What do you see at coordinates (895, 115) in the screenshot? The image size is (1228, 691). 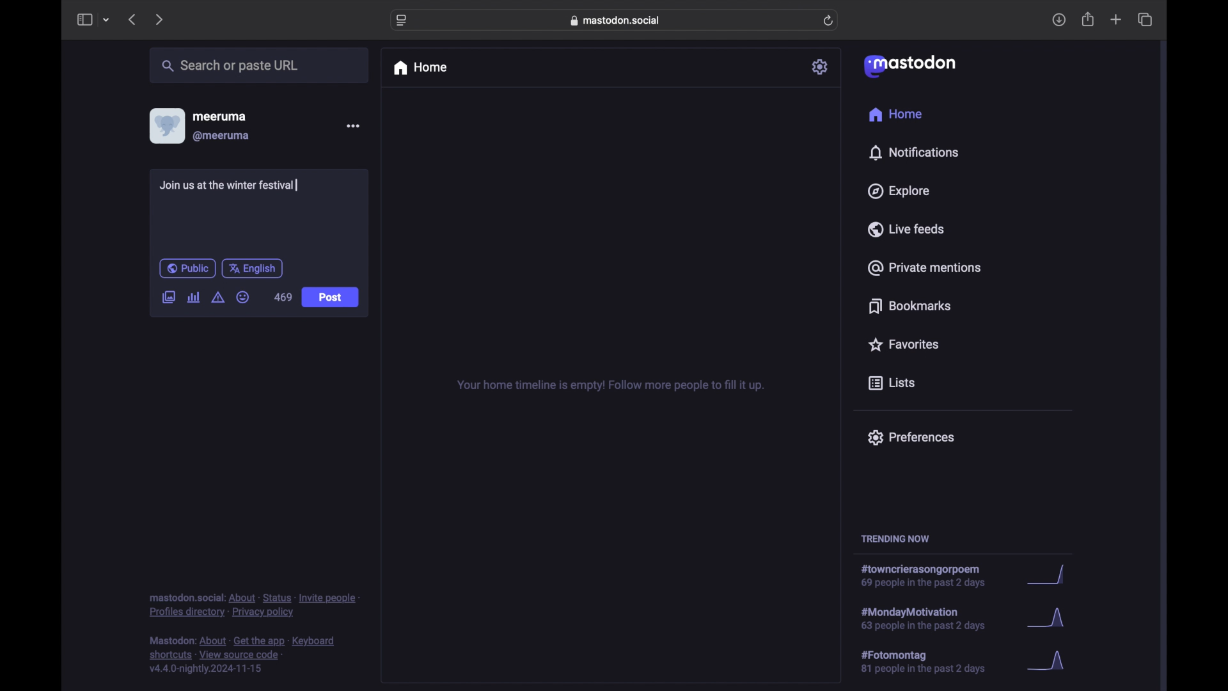 I see `home` at bounding box center [895, 115].